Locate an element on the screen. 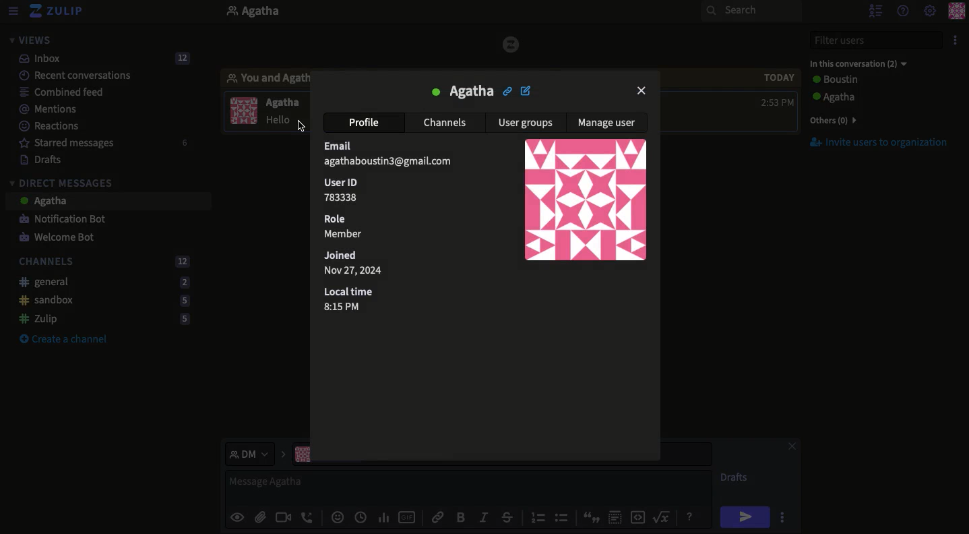 This screenshot has height=534, width=969. Link is located at coordinates (437, 517).